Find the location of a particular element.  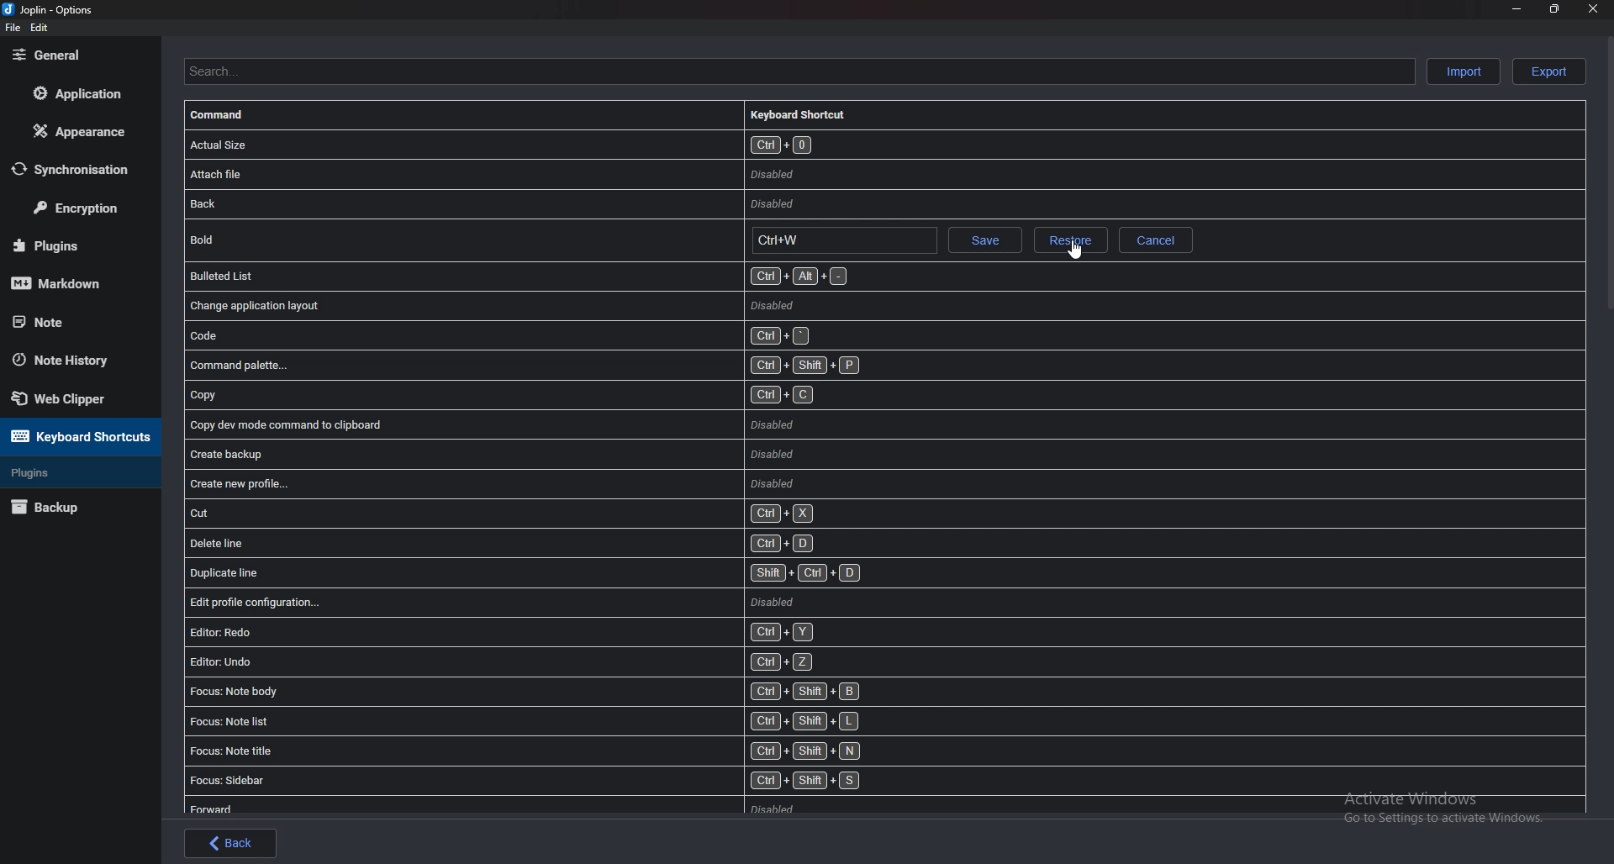

Cursor is located at coordinates (1074, 250).